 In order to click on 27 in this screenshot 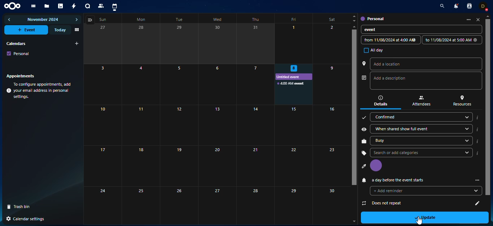, I will do `click(217, 205)`.